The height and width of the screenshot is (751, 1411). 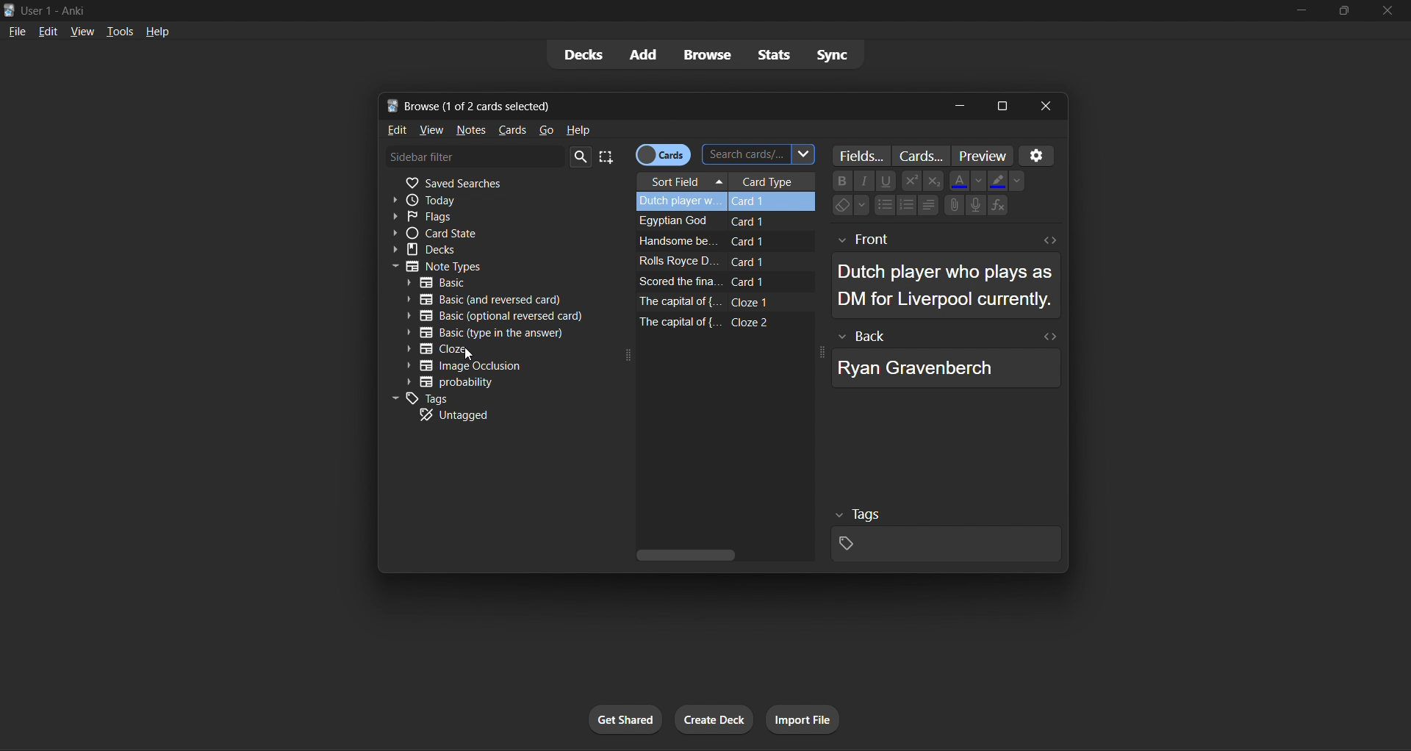 What do you see at coordinates (1343, 12) in the screenshot?
I see `maximize` at bounding box center [1343, 12].